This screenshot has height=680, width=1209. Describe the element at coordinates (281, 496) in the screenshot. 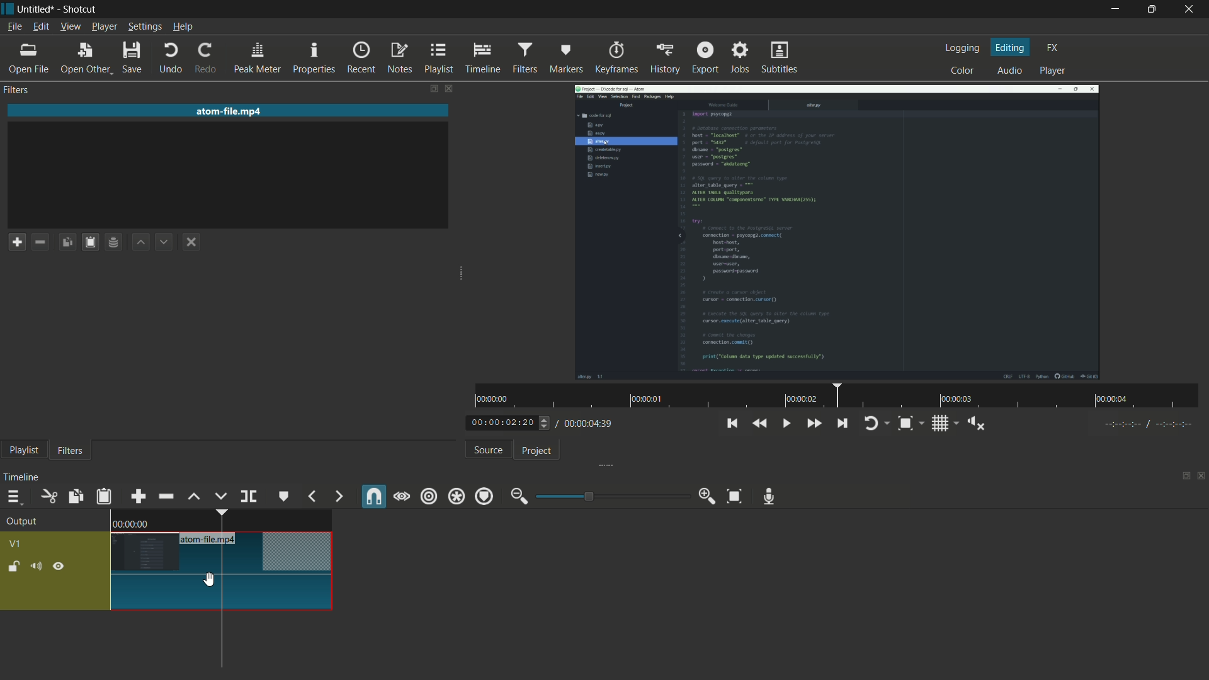

I see `create or edit marker` at that location.